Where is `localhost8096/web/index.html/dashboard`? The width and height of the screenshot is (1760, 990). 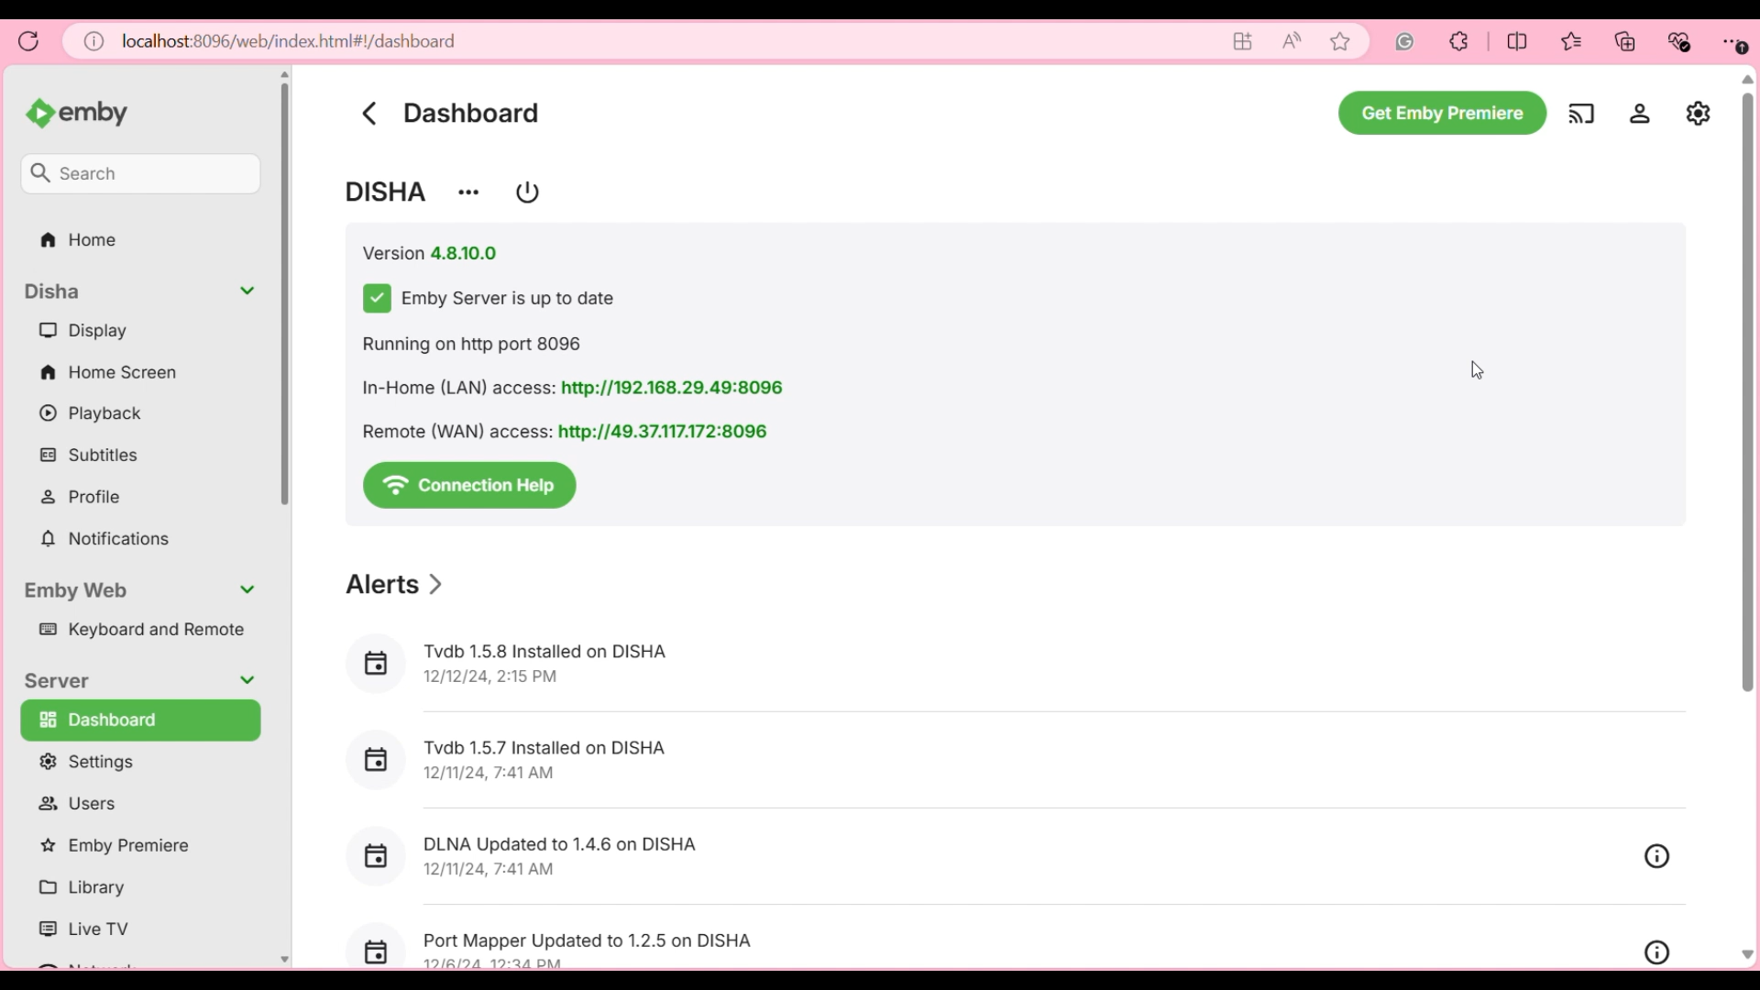
localhost8096/web/index.html/dashboard is located at coordinates (290, 40).